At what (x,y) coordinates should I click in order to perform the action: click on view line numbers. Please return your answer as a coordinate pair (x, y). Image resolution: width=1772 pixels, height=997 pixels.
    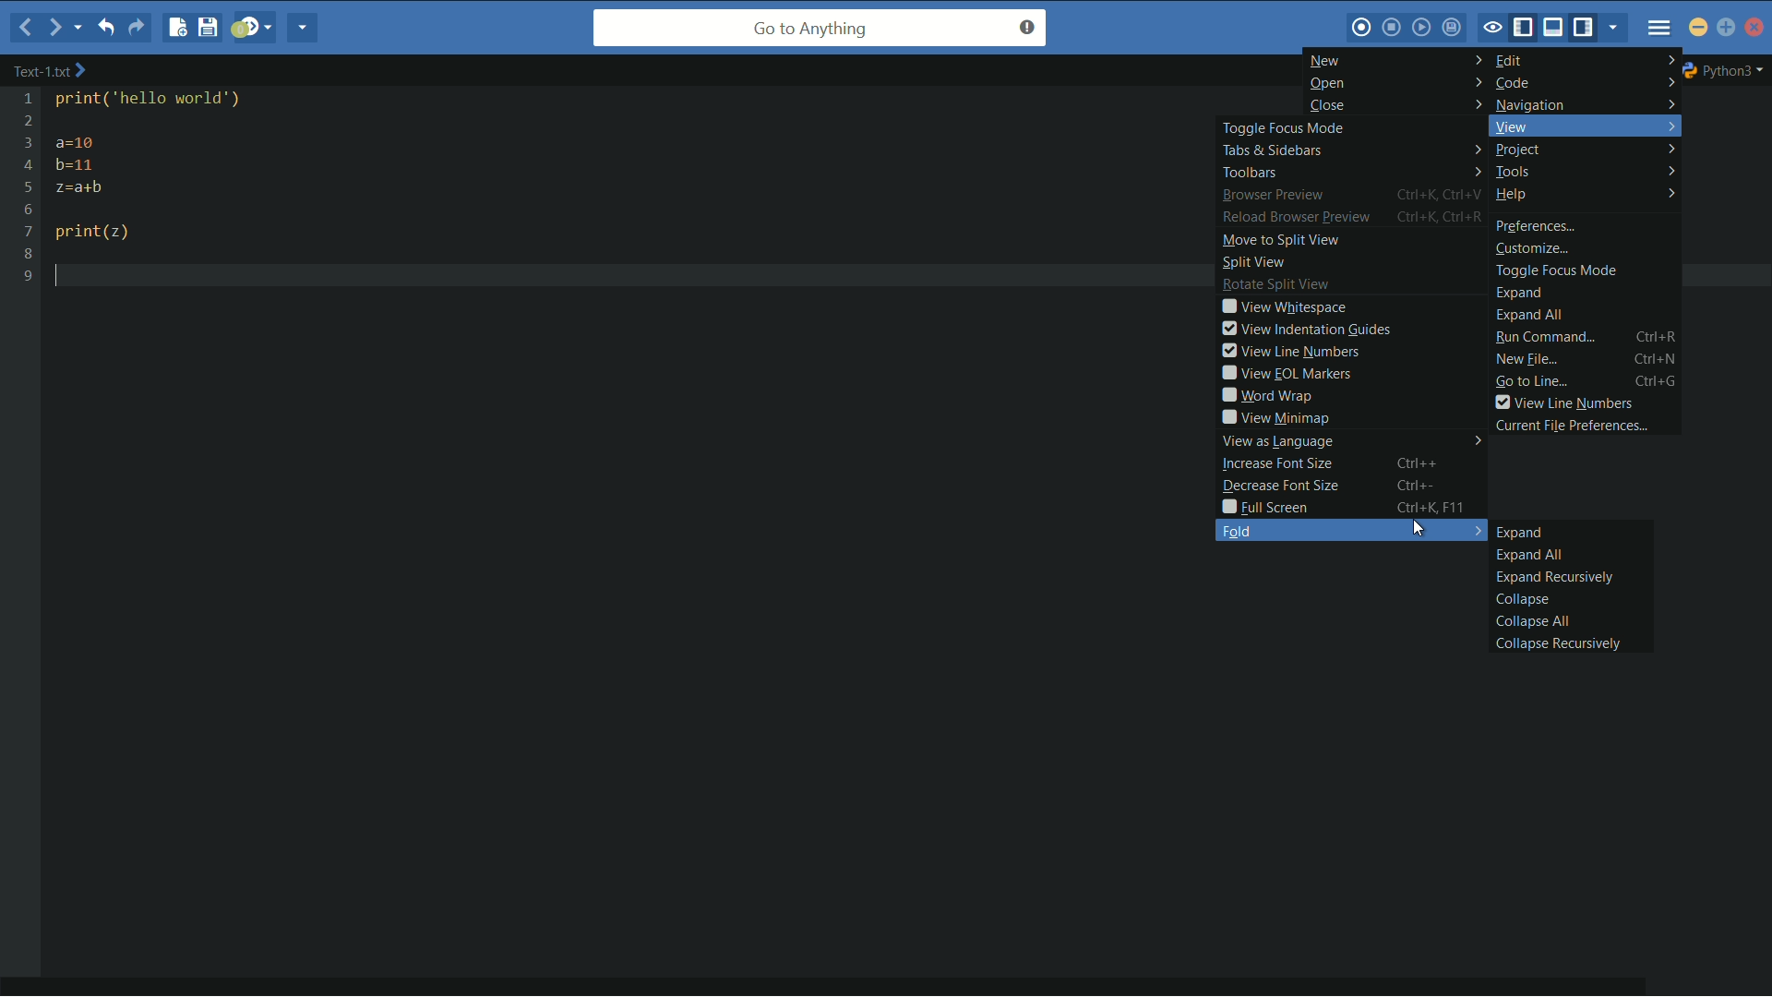
    Looking at the image, I should click on (1563, 403).